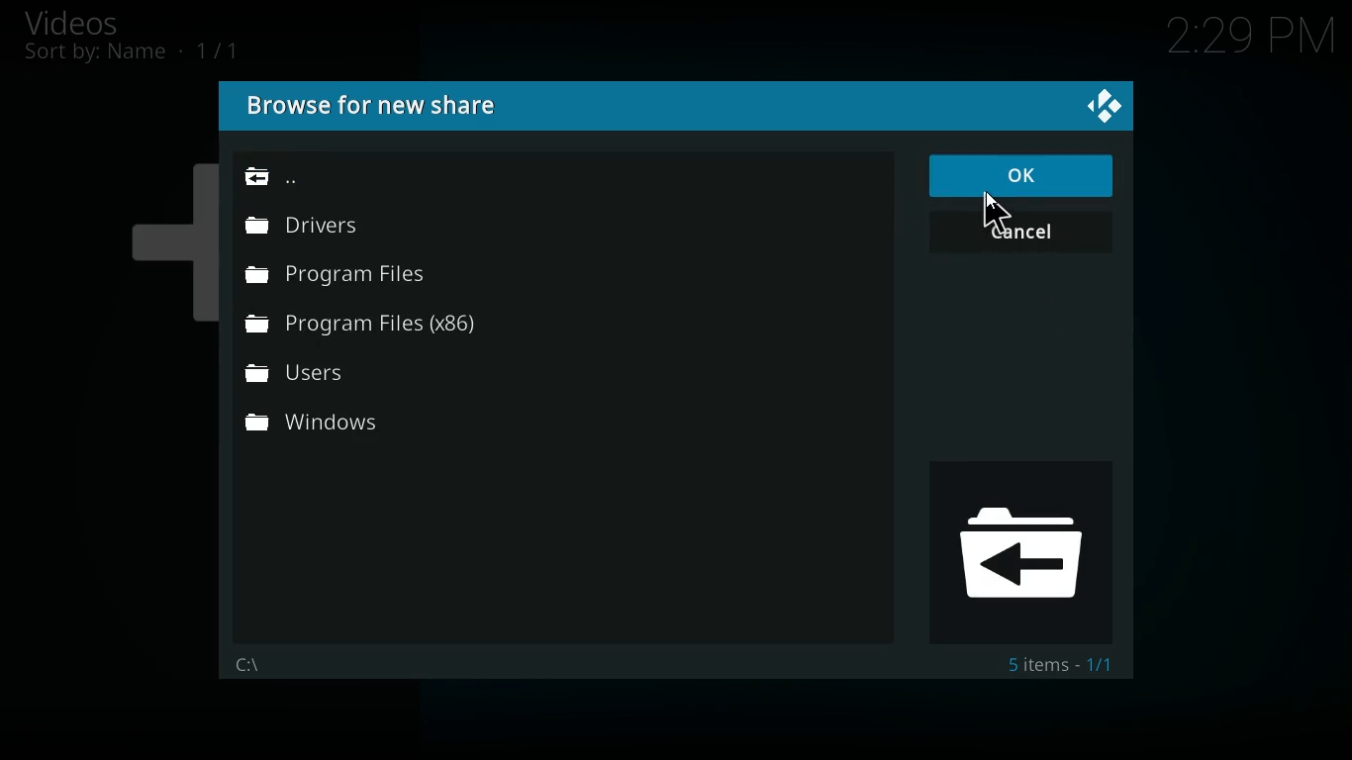 The width and height of the screenshot is (1352, 760). What do you see at coordinates (357, 423) in the screenshot?
I see `windows` at bounding box center [357, 423].